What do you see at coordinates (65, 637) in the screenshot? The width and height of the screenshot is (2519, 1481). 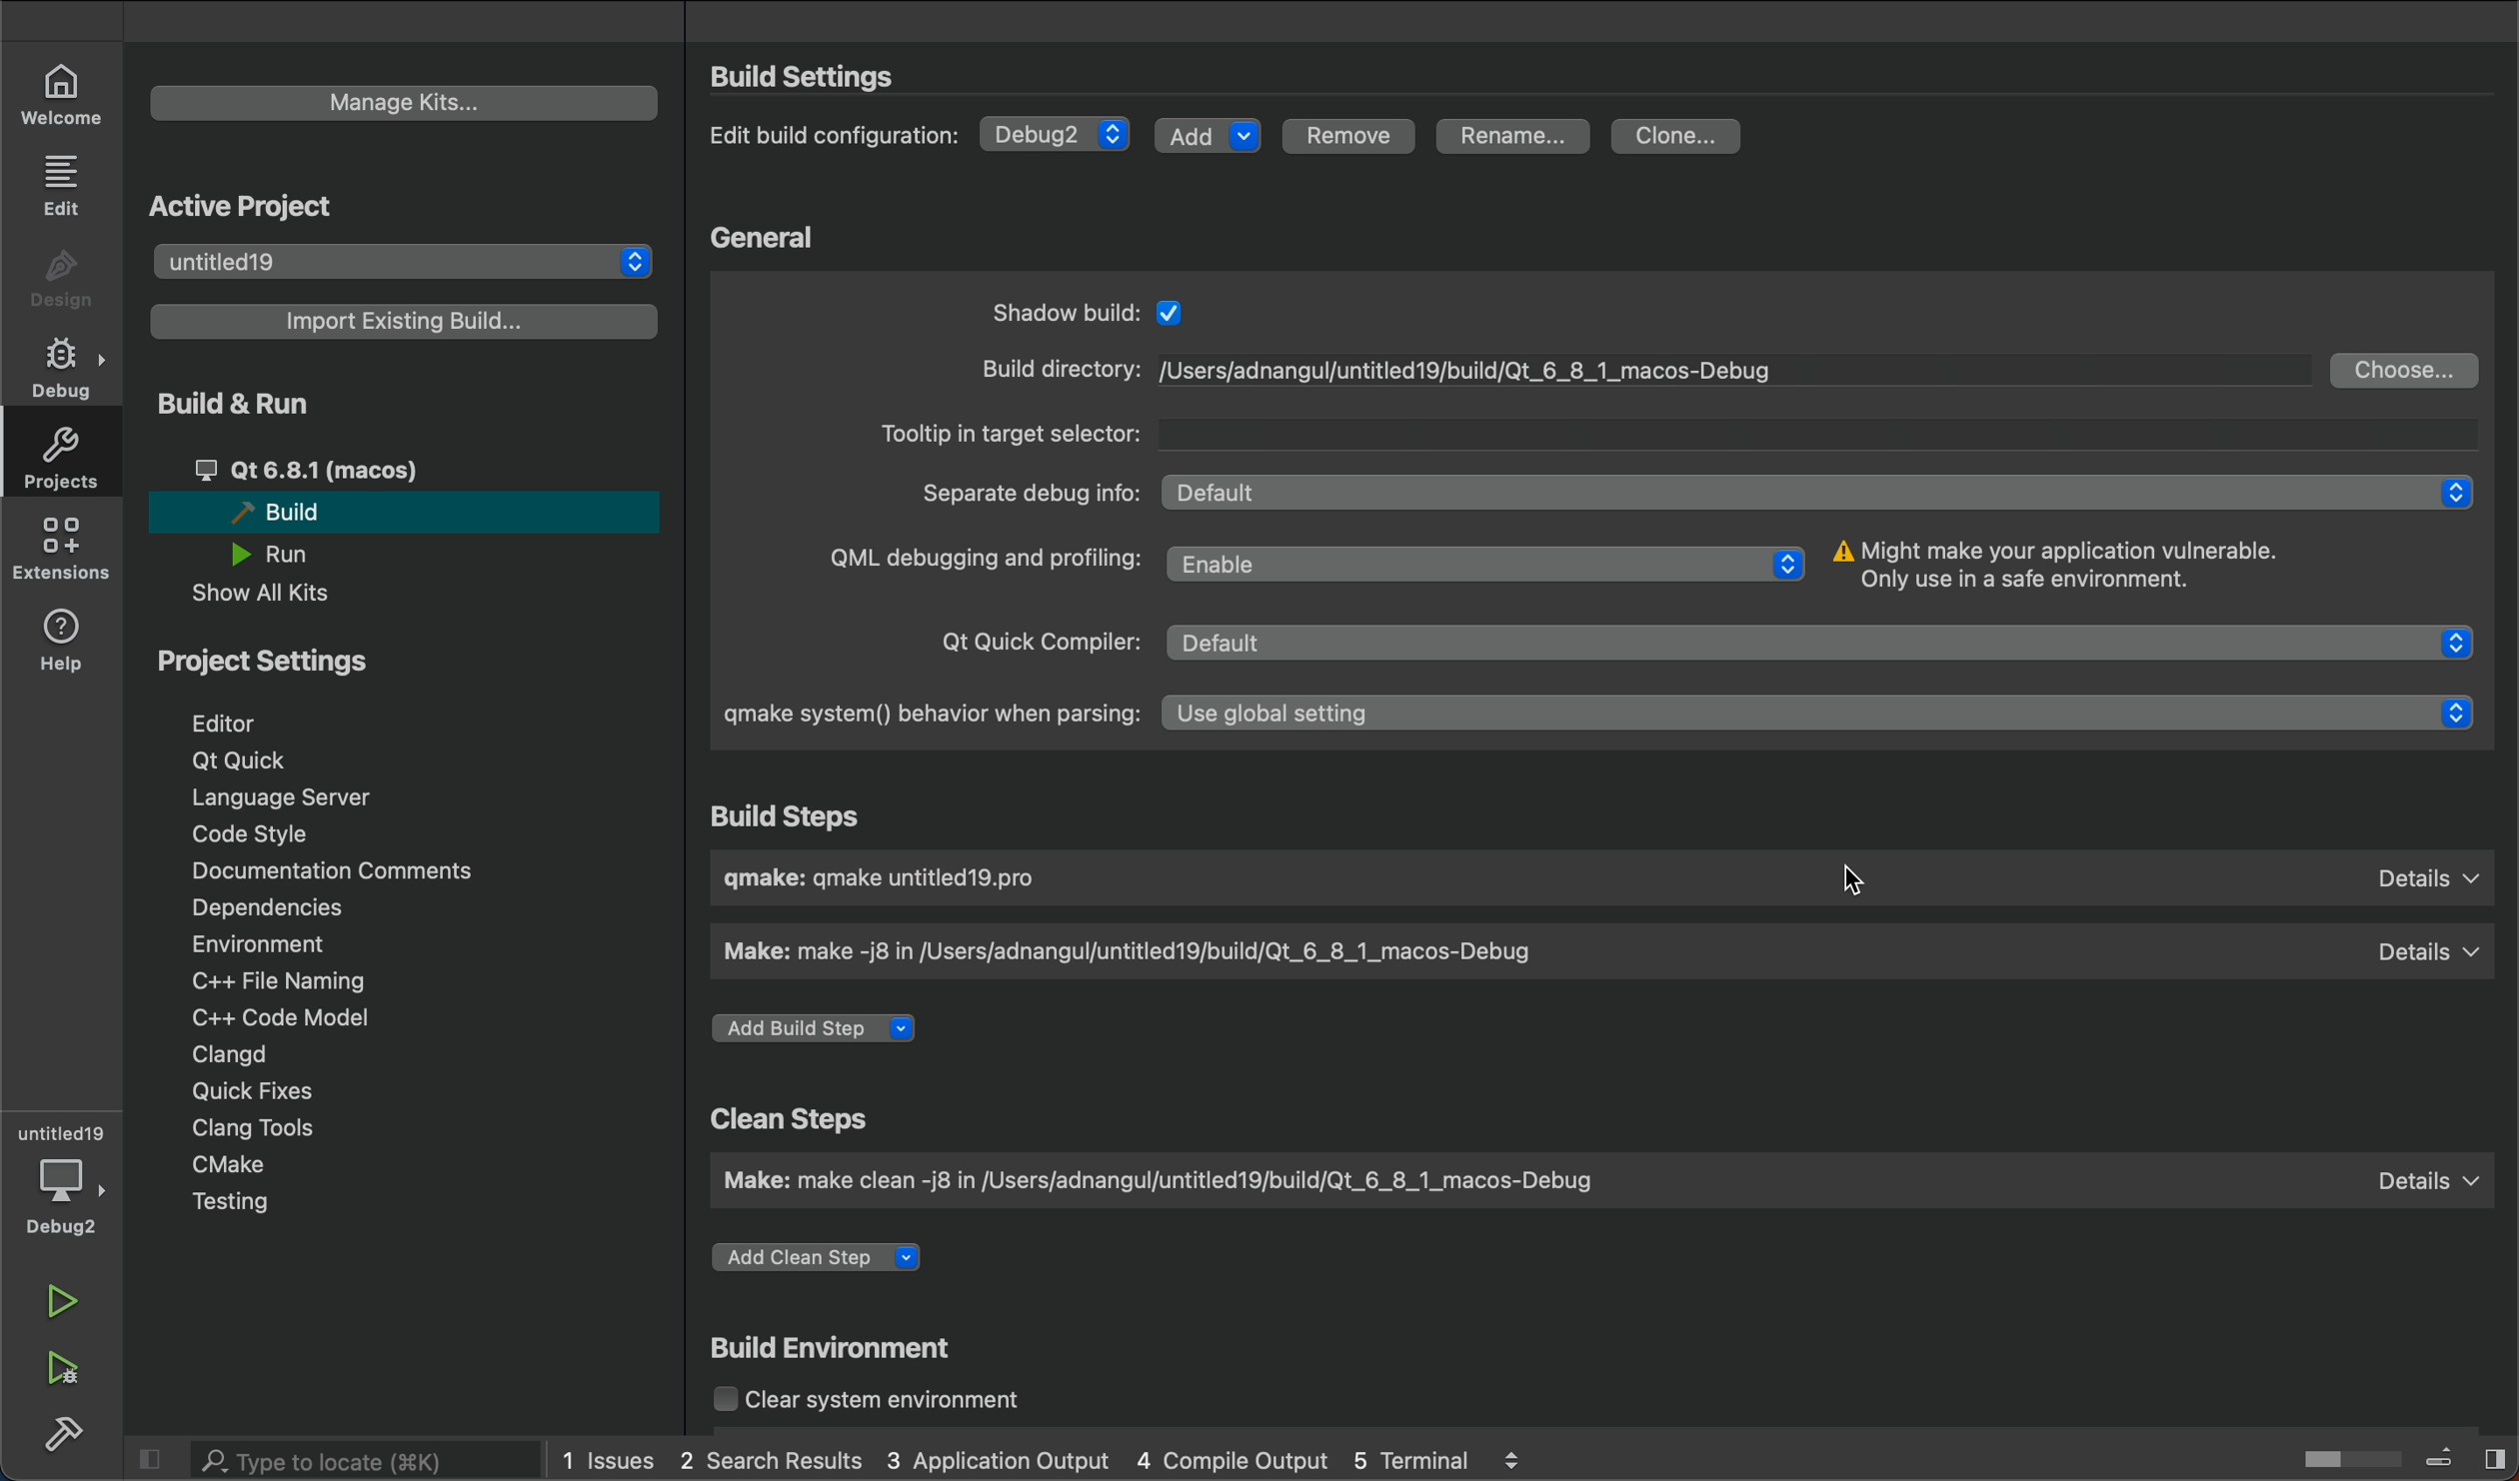 I see `help` at bounding box center [65, 637].